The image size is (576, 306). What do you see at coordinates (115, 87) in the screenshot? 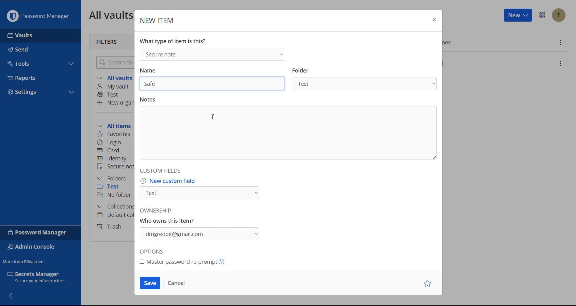
I see `My vault` at bounding box center [115, 87].